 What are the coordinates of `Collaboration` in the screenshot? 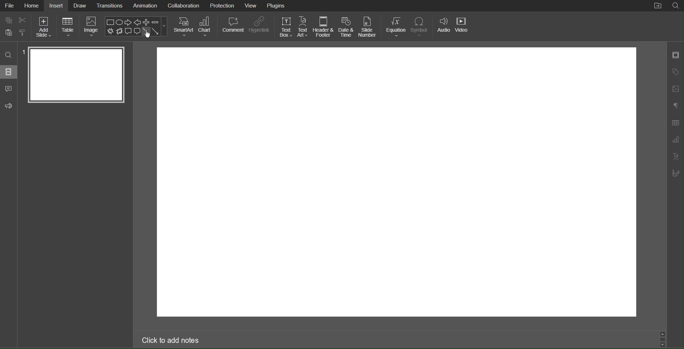 It's located at (183, 6).